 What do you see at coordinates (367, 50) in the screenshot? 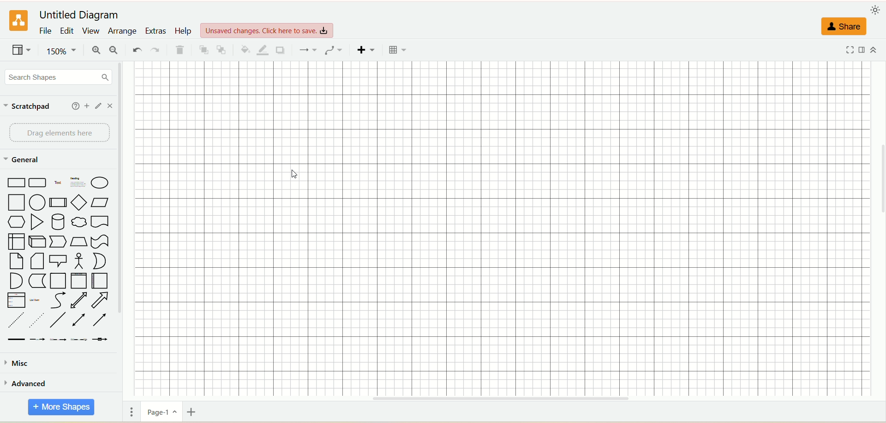
I see `insert` at bounding box center [367, 50].